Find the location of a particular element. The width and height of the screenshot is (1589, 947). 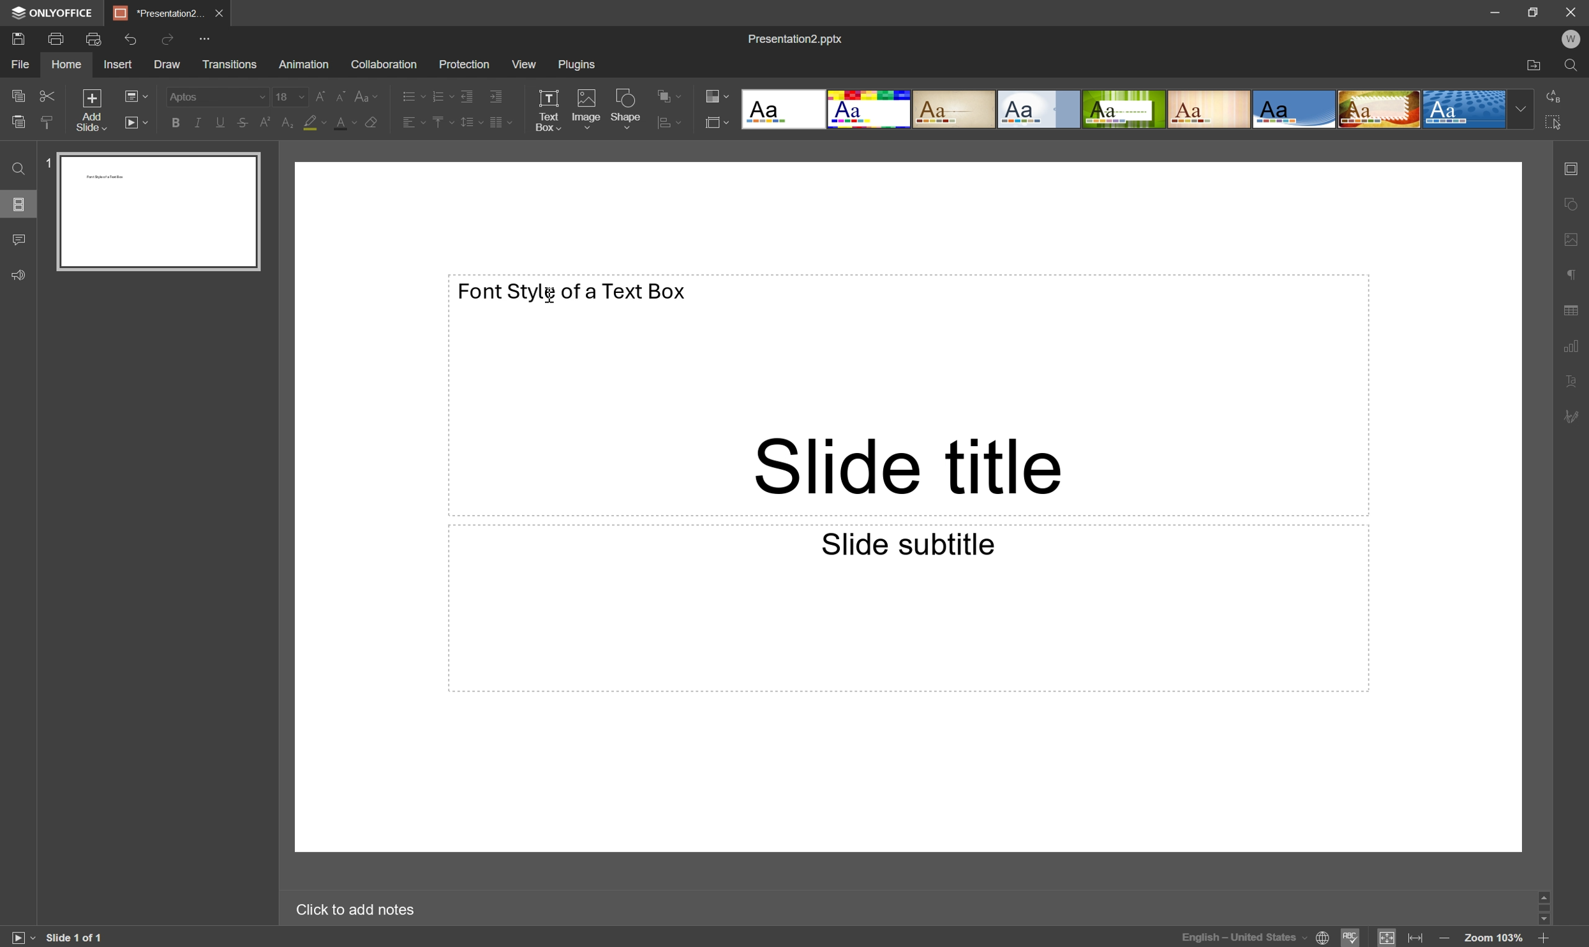

Add slide is located at coordinates (91, 108).